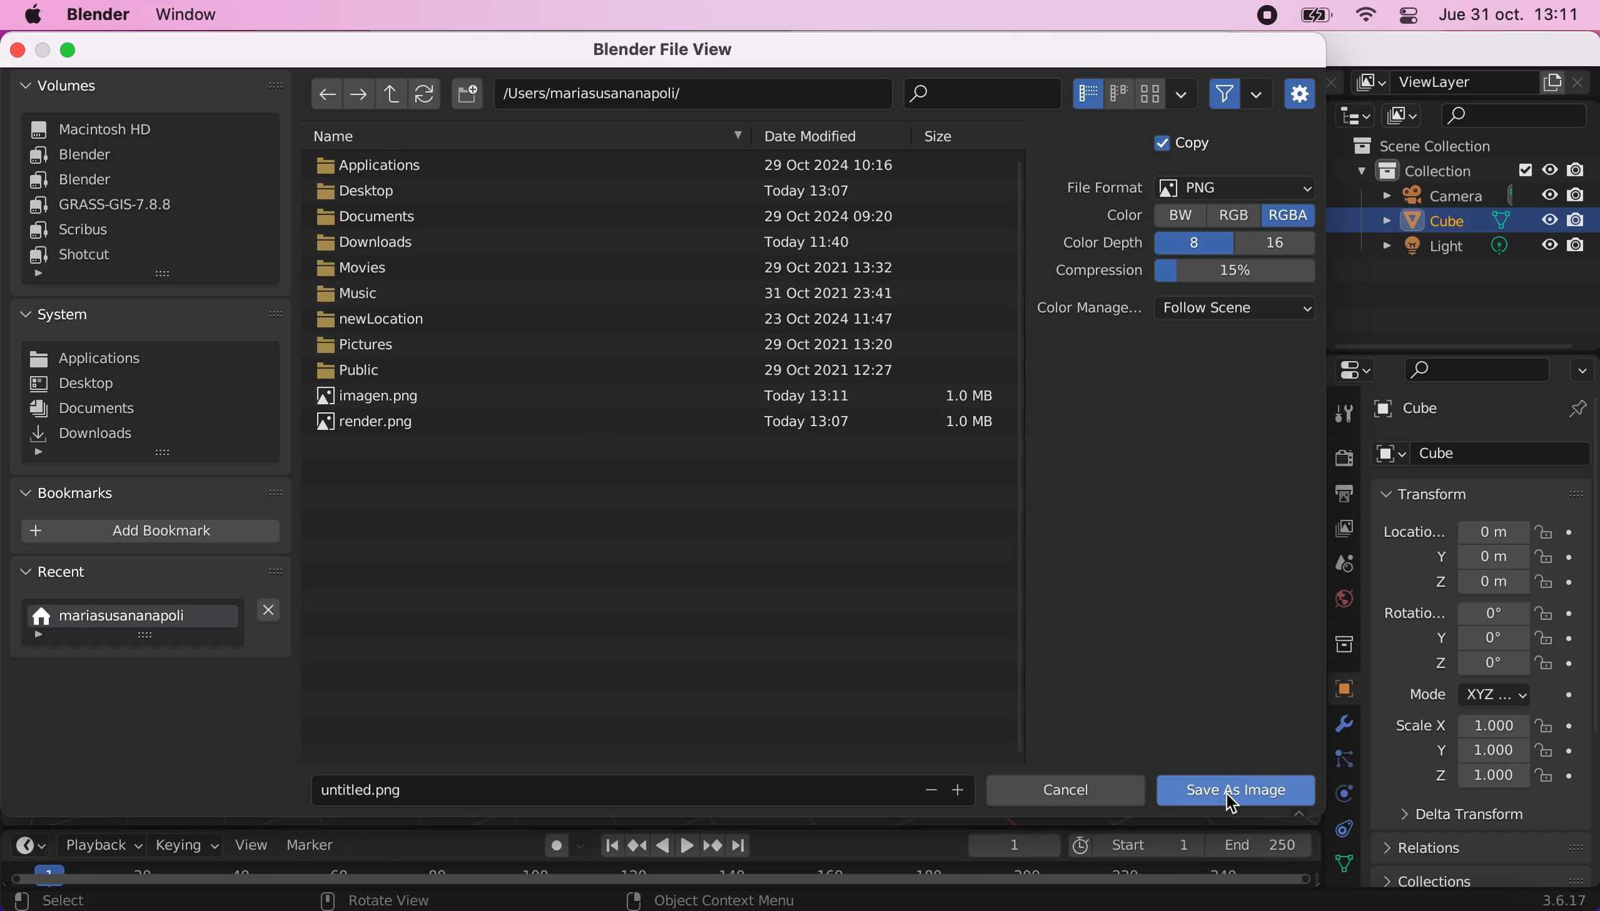  What do you see at coordinates (1351, 371) in the screenshot?
I see `editor type` at bounding box center [1351, 371].